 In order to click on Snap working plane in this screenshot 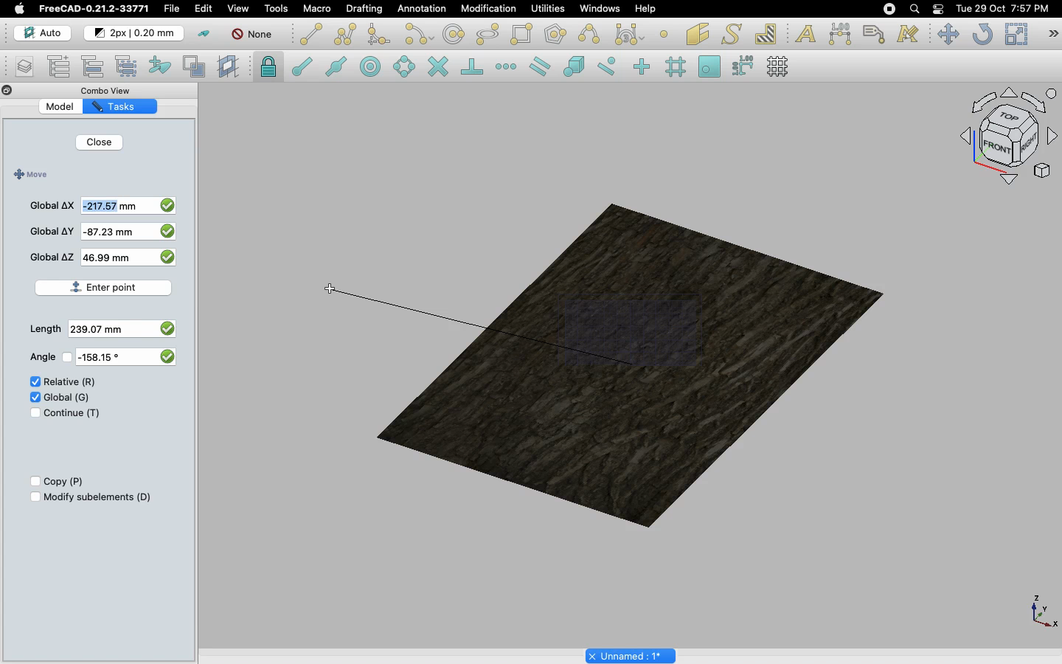, I will do `click(709, 68)`.